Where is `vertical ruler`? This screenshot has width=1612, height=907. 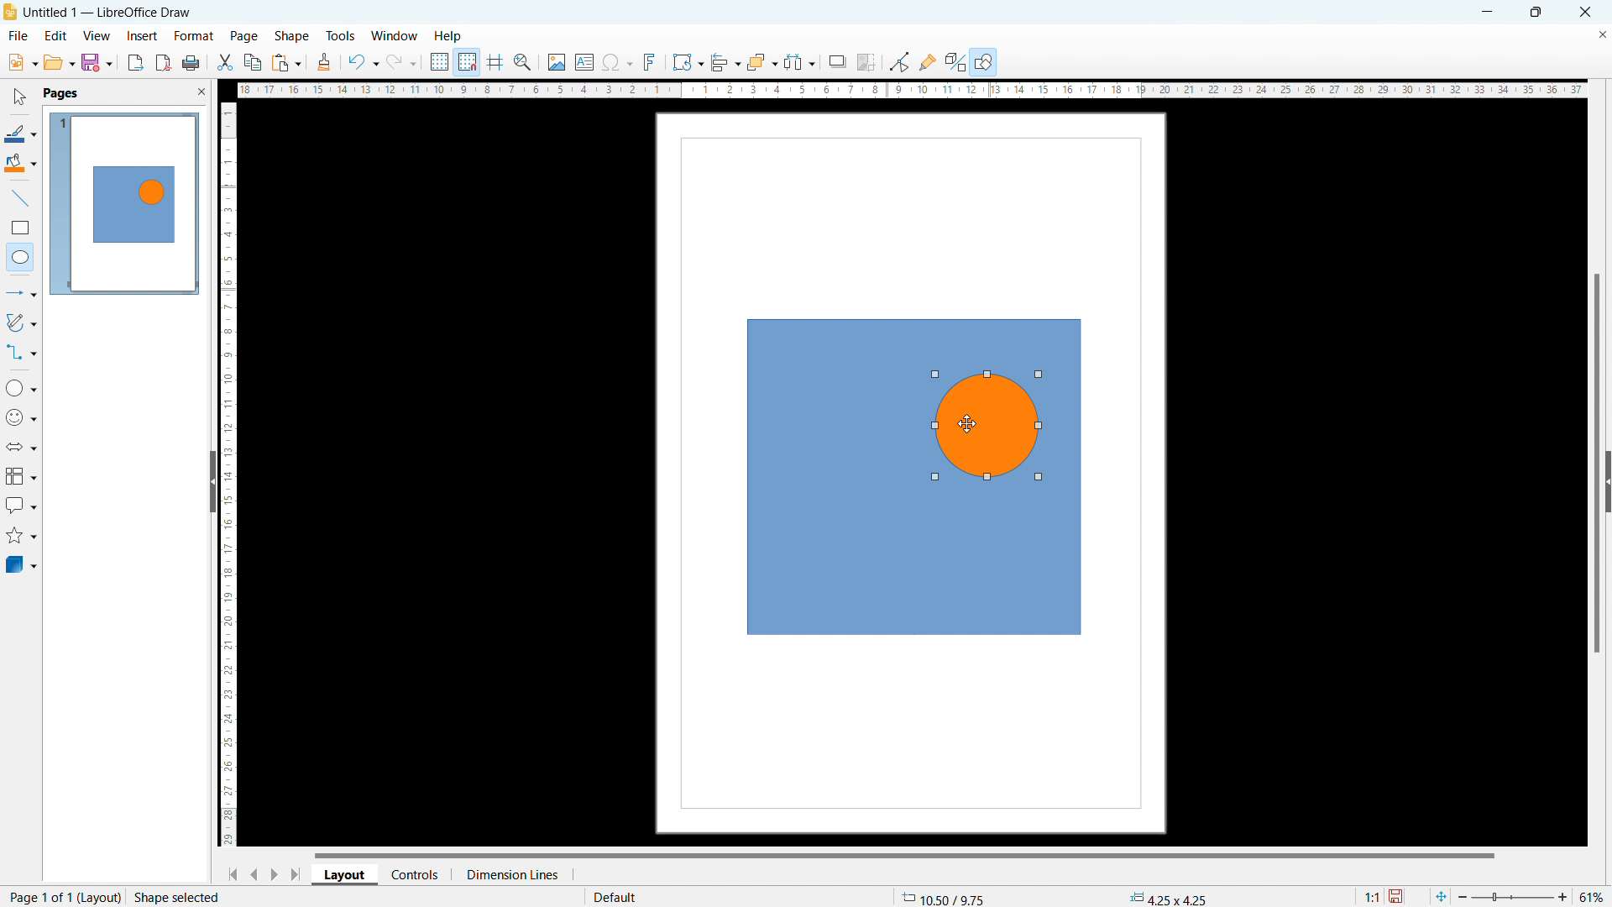 vertical ruler is located at coordinates (228, 474).